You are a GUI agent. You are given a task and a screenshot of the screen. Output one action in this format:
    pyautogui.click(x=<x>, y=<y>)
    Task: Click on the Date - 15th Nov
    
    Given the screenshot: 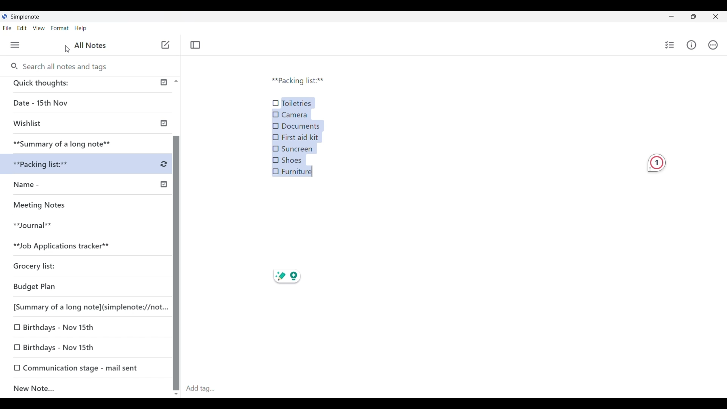 What is the action you would take?
    pyautogui.click(x=66, y=103)
    